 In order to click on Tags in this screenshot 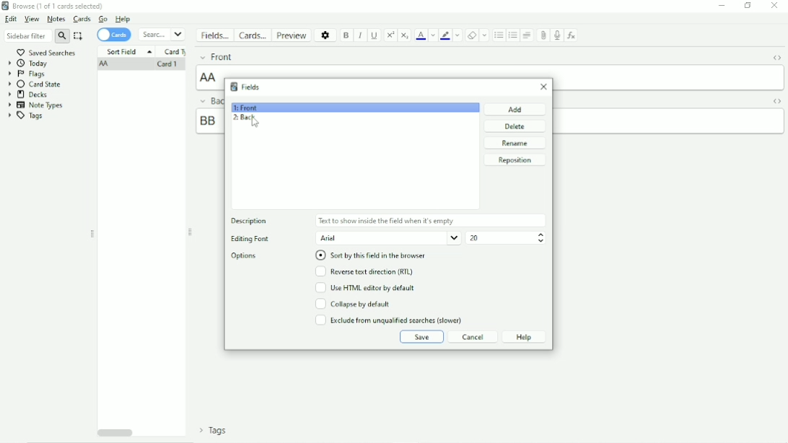, I will do `click(25, 116)`.